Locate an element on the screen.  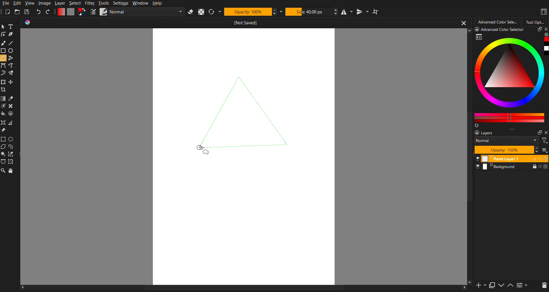
move layer down is located at coordinates (501, 286).